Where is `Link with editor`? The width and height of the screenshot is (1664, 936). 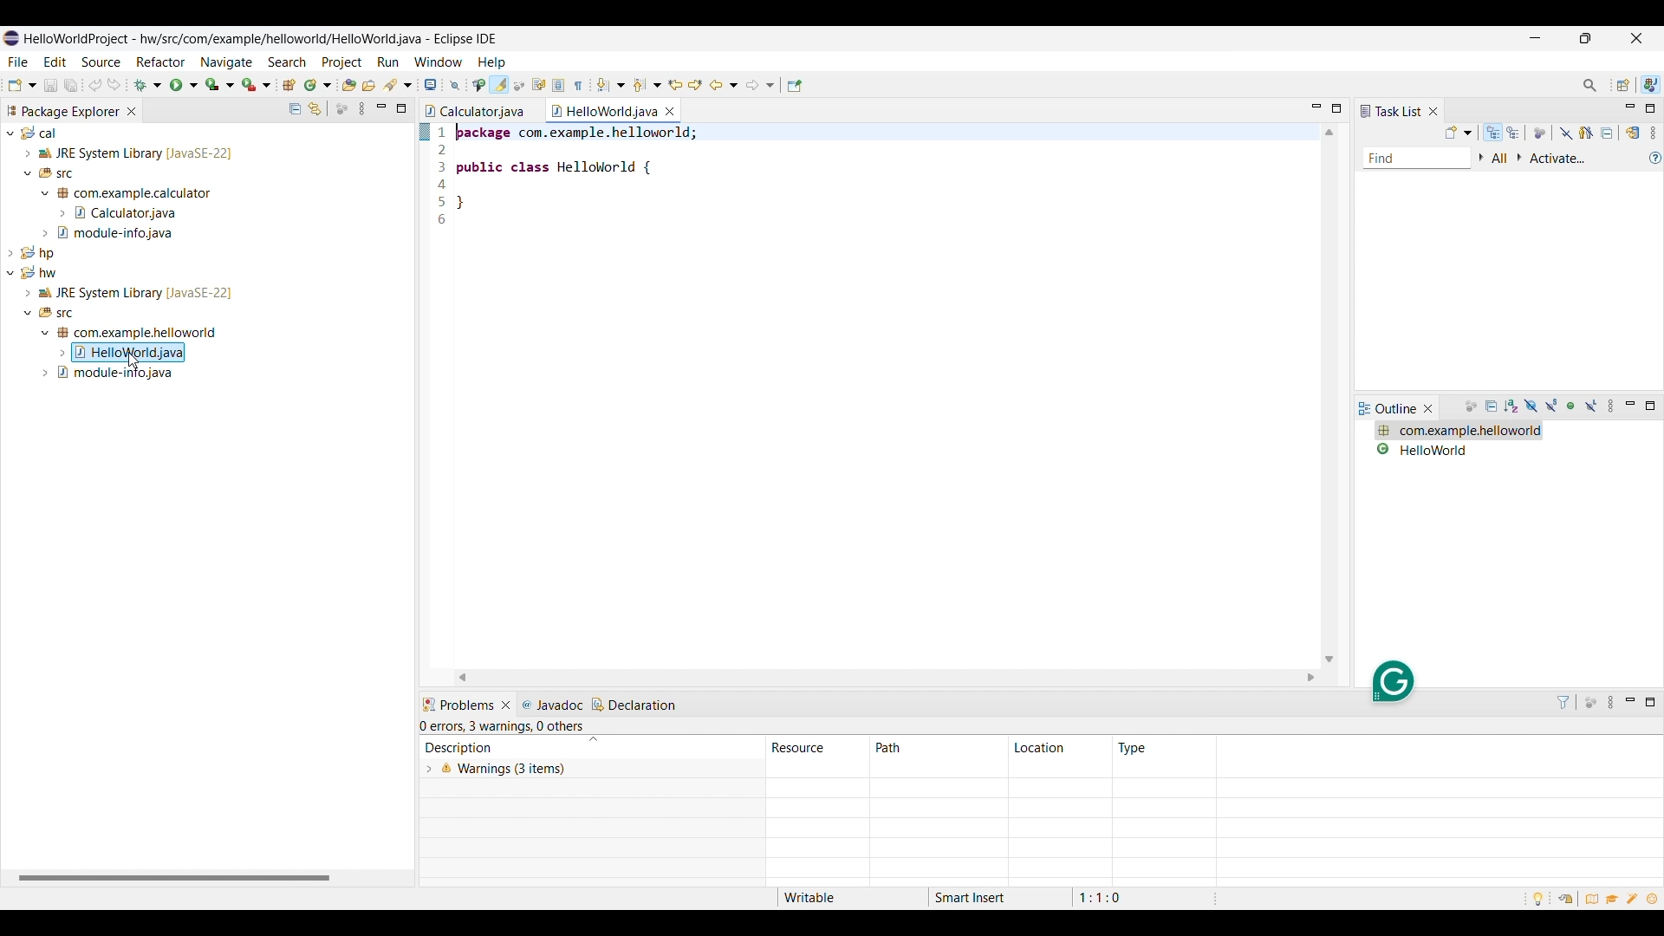 Link with editor is located at coordinates (315, 108).